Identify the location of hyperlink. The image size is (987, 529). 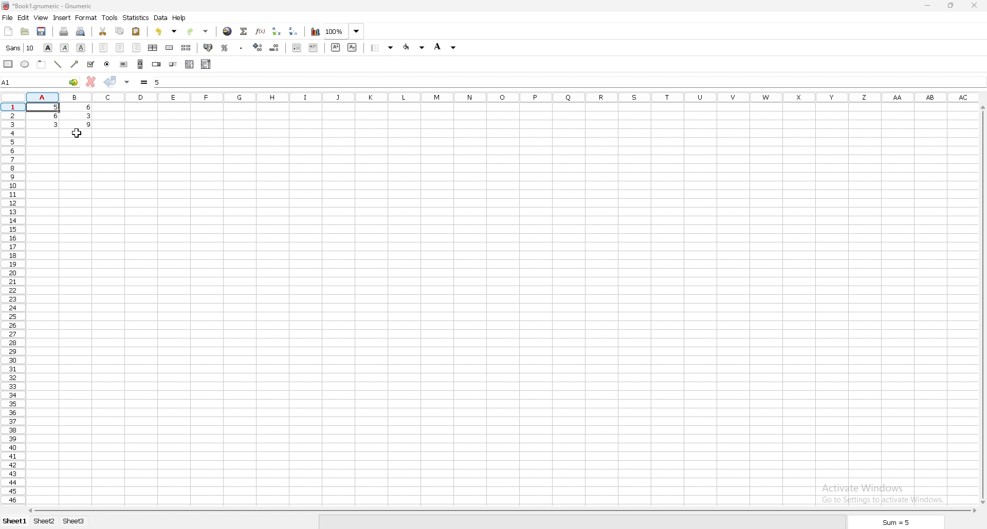
(228, 31).